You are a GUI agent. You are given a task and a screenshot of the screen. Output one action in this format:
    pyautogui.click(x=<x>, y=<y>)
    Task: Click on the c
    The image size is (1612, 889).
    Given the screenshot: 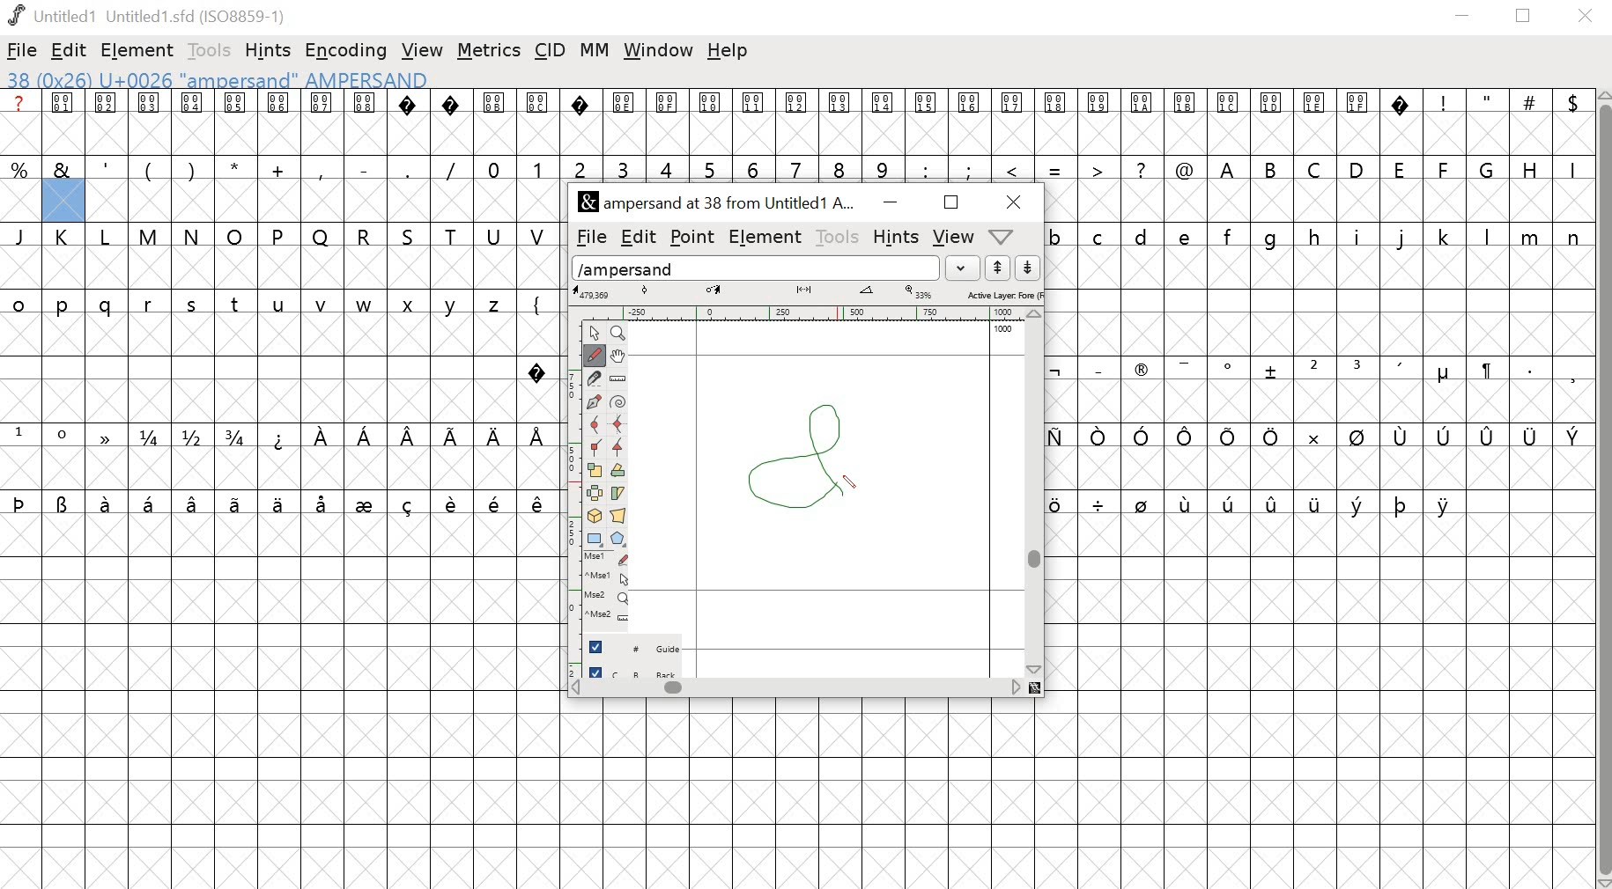 What is the action you would take?
    pyautogui.click(x=1100, y=236)
    